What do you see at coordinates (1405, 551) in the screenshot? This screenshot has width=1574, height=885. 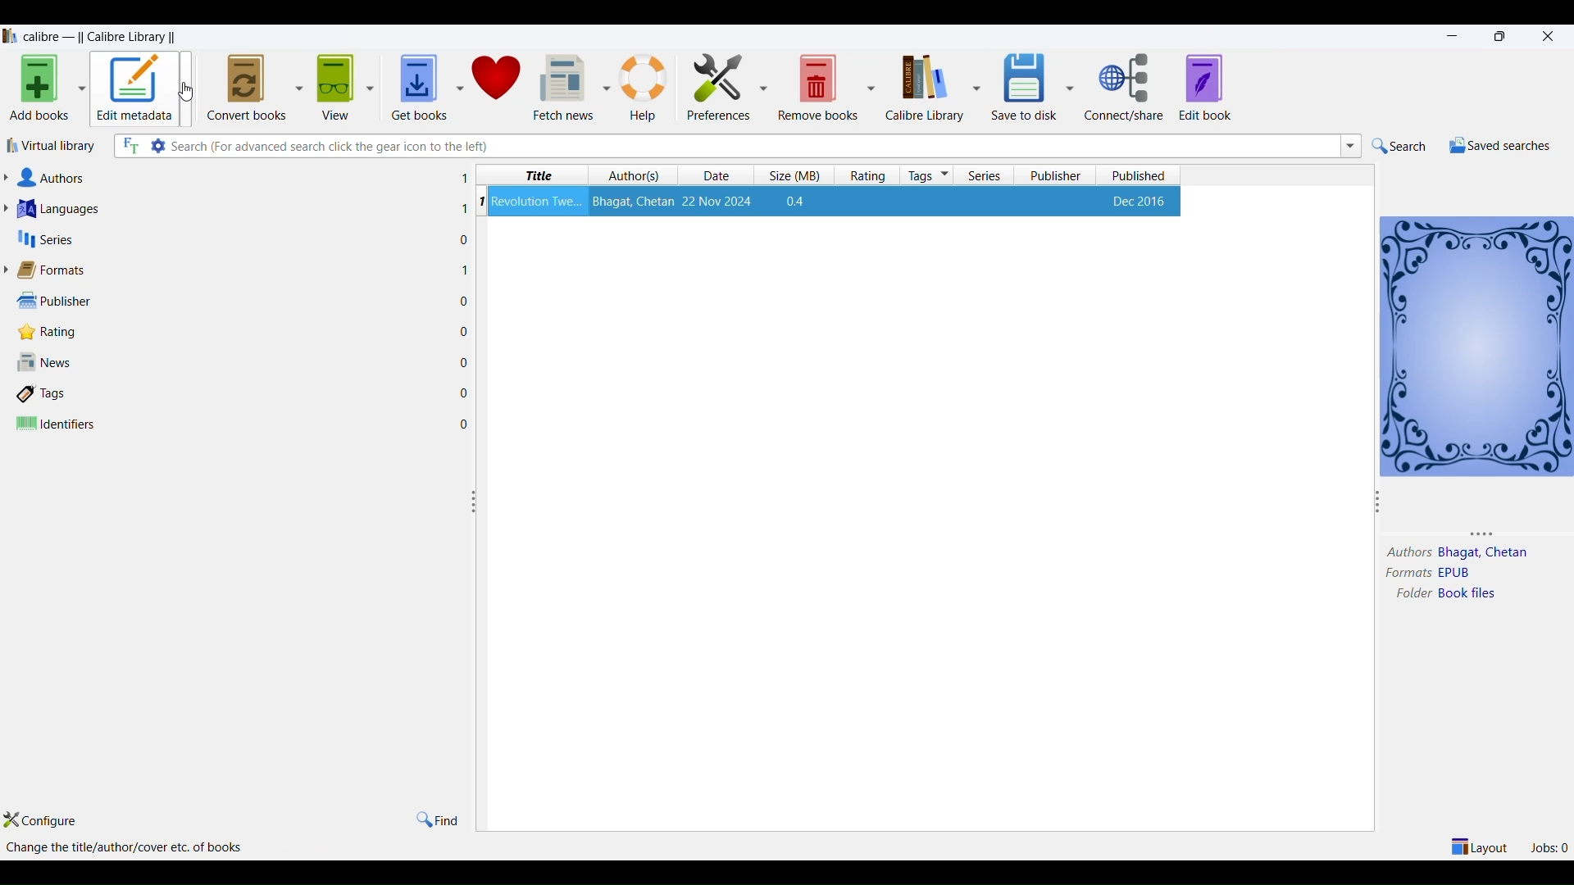 I see `author` at bounding box center [1405, 551].